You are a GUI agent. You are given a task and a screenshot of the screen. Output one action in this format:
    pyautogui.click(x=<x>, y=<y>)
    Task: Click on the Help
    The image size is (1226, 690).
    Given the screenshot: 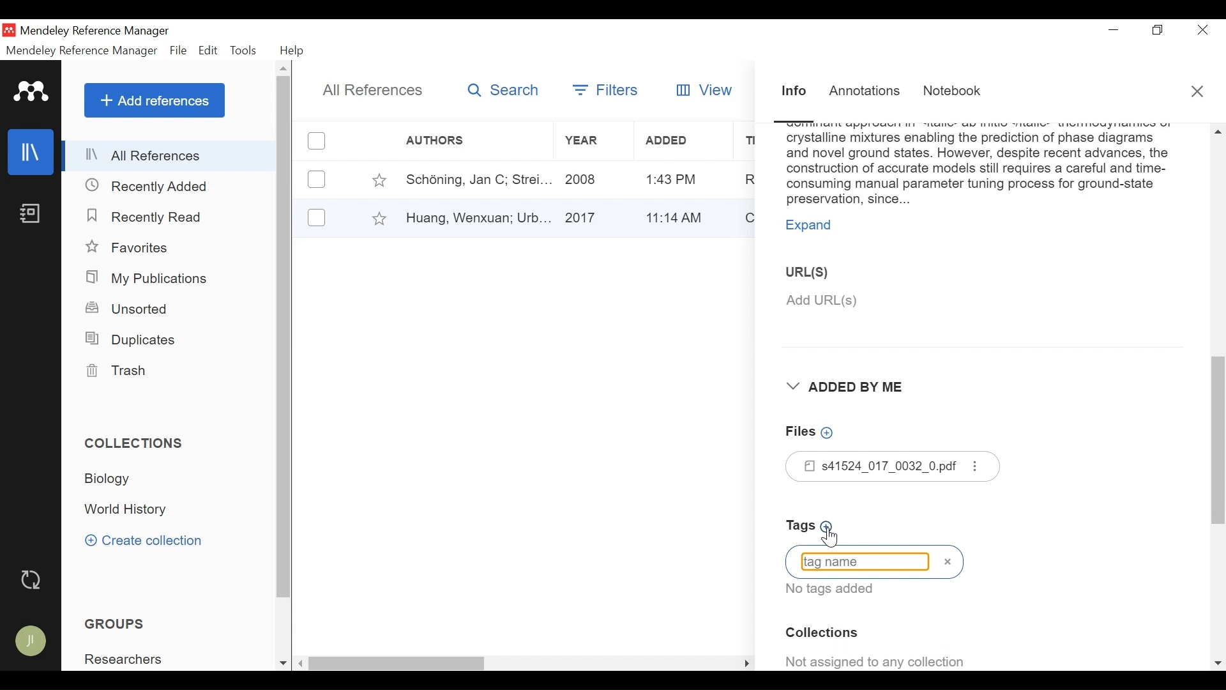 What is the action you would take?
    pyautogui.click(x=293, y=52)
    